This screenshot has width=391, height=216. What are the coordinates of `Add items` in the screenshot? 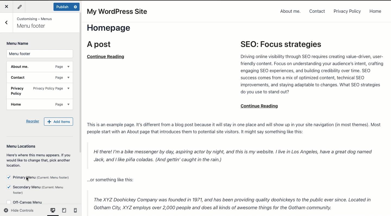 It's located at (59, 122).